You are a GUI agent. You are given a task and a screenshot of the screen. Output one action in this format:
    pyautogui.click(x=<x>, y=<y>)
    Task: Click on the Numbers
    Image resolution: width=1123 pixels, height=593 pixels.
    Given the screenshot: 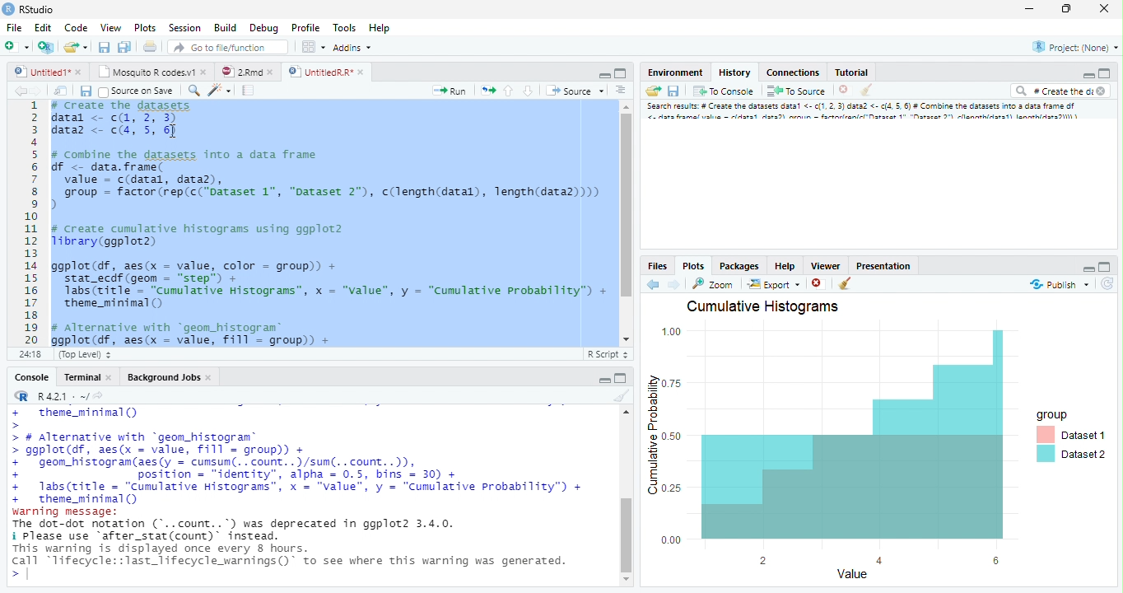 What is the action you would take?
    pyautogui.click(x=33, y=222)
    